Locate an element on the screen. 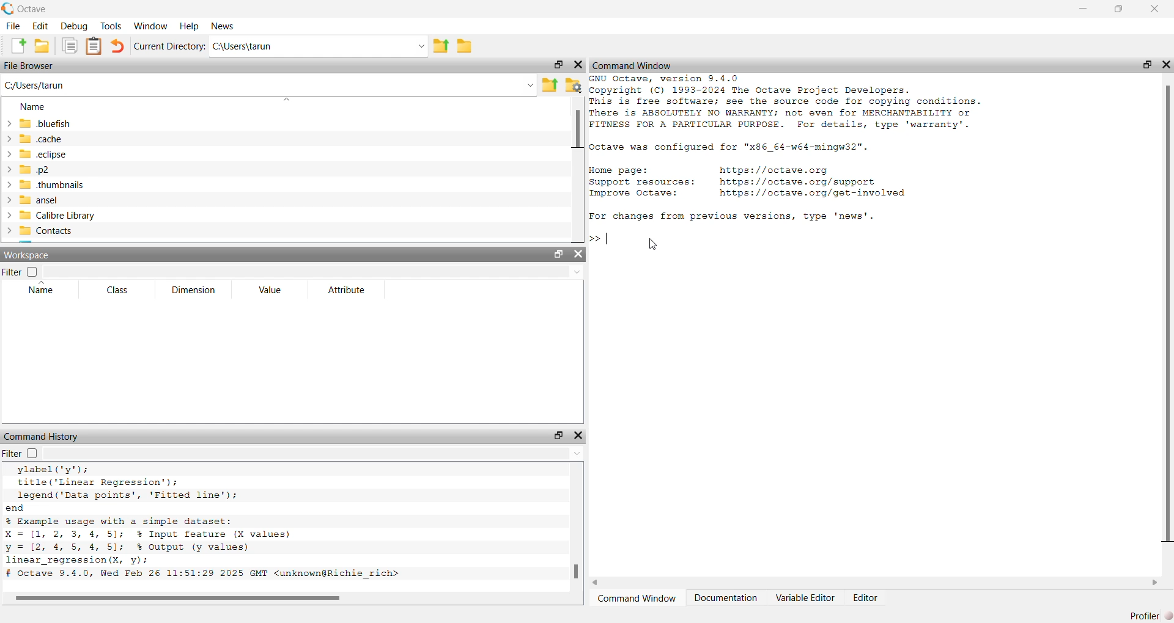 This screenshot has height=623, width=1174. command window is located at coordinates (634, 65).